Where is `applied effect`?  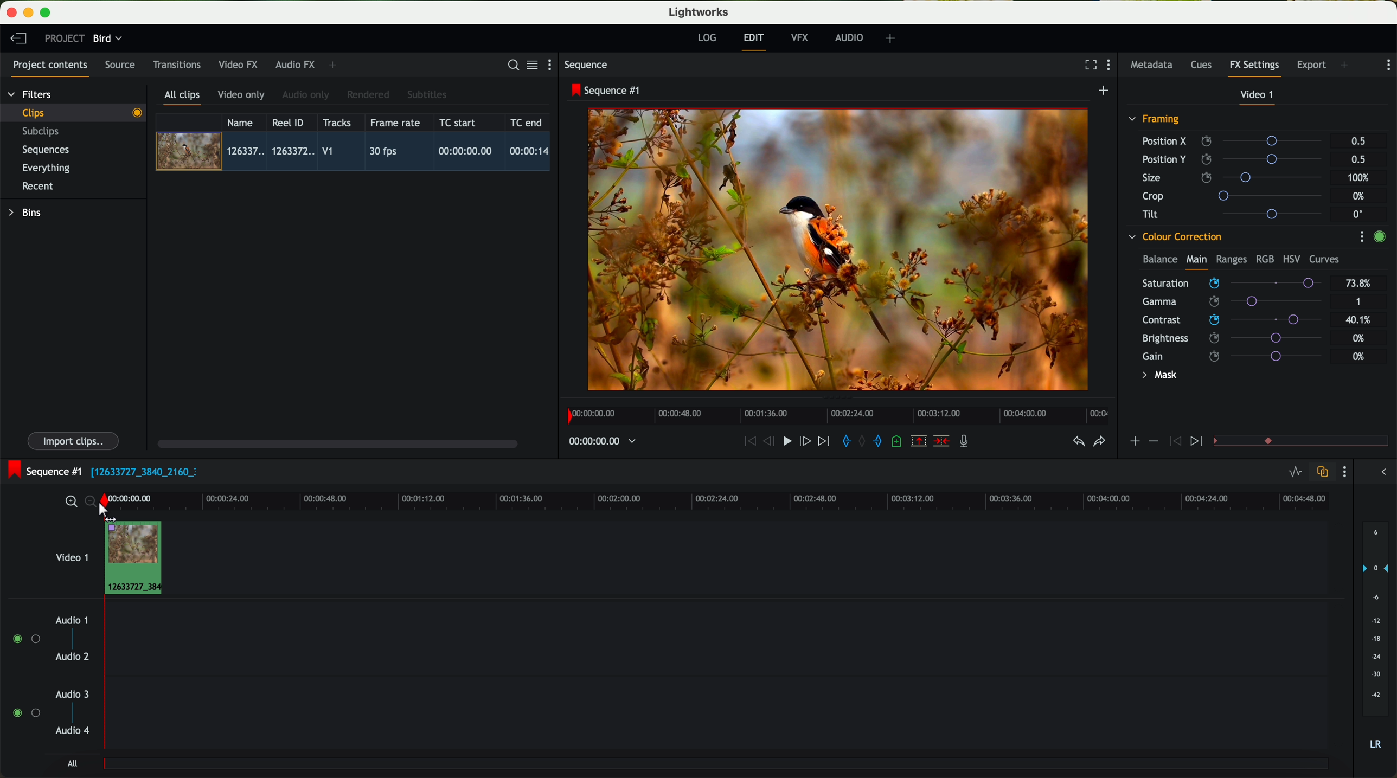 applied effect is located at coordinates (840, 249).